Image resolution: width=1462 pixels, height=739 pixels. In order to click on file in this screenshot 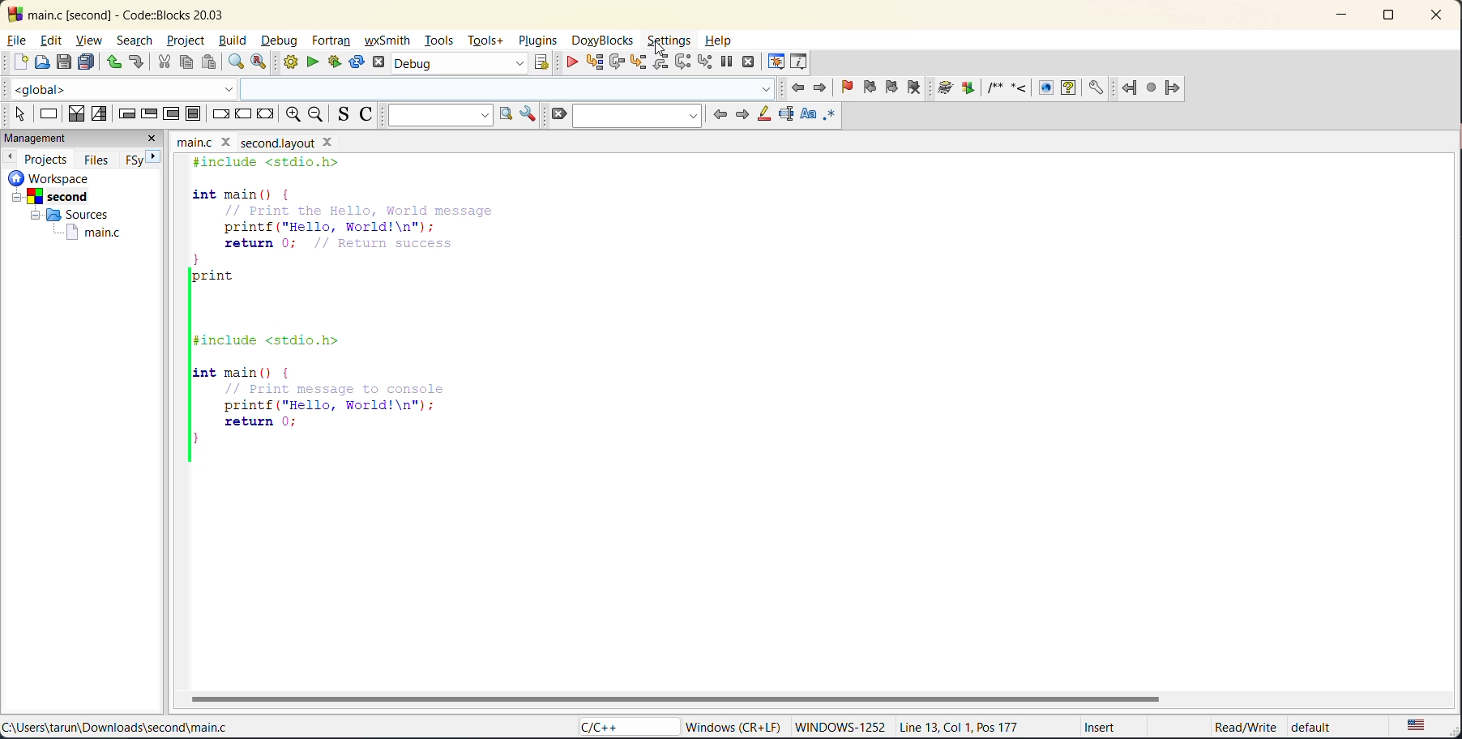, I will do `click(19, 41)`.